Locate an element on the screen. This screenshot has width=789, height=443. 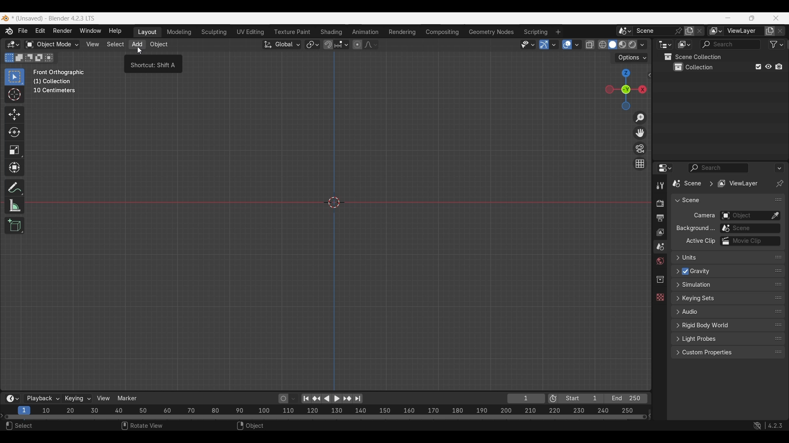
View layer is located at coordinates (660, 233).